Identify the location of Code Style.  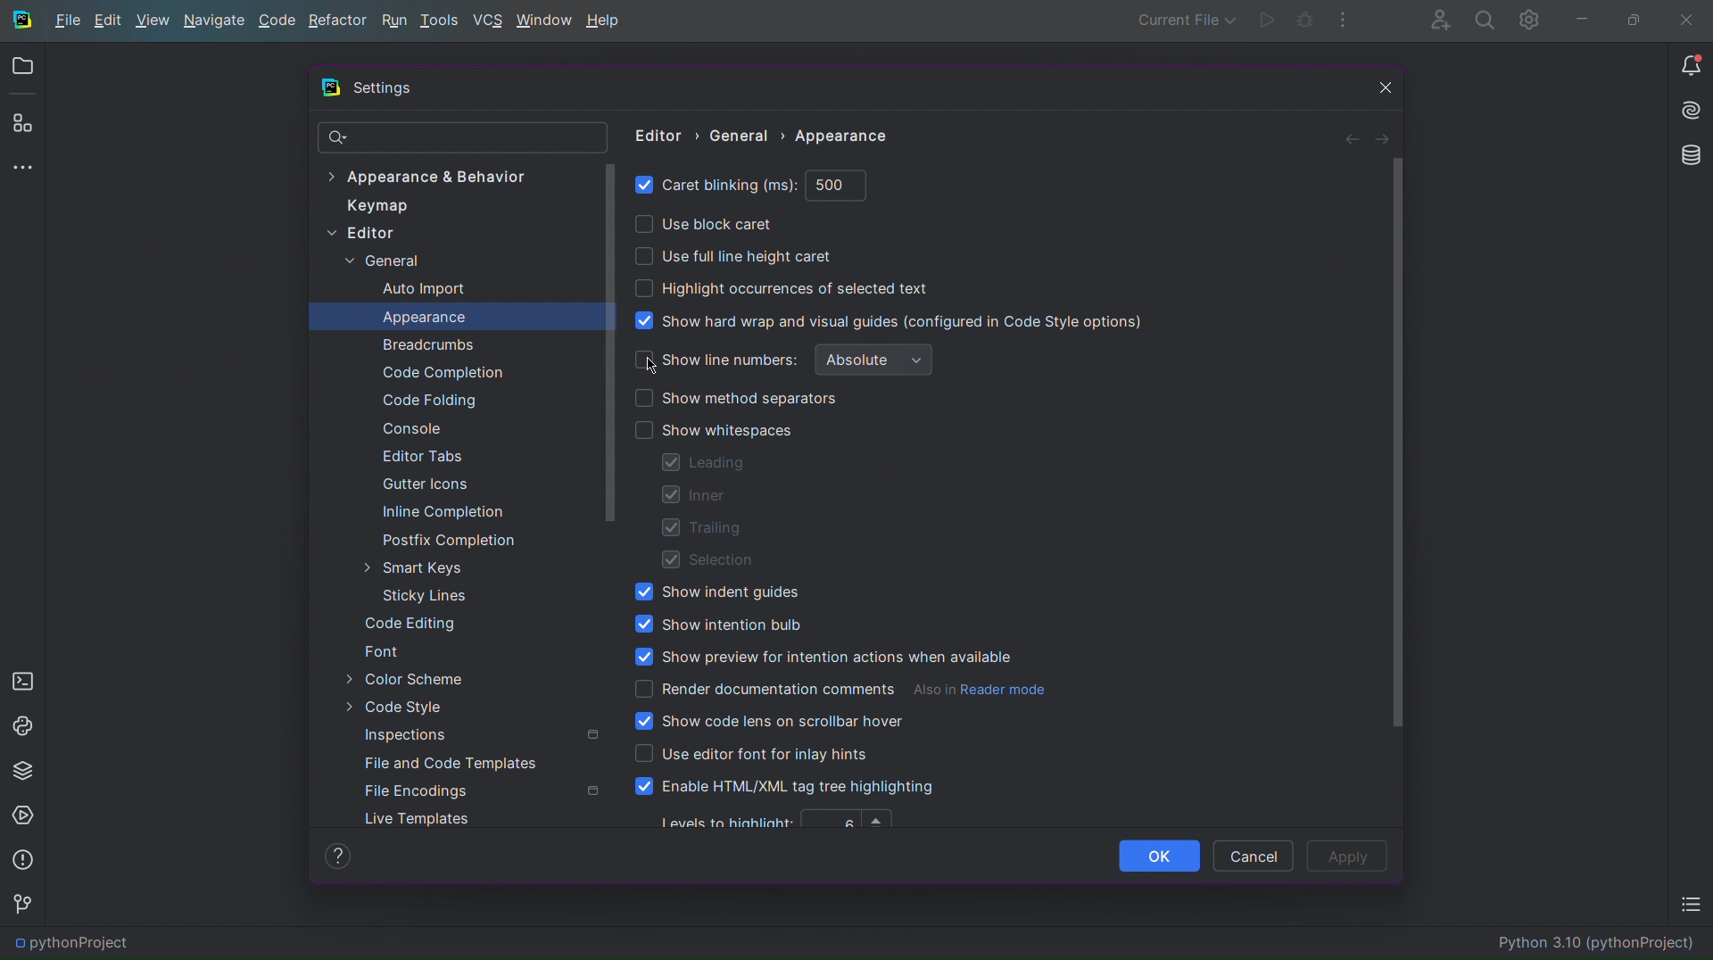
(414, 708).